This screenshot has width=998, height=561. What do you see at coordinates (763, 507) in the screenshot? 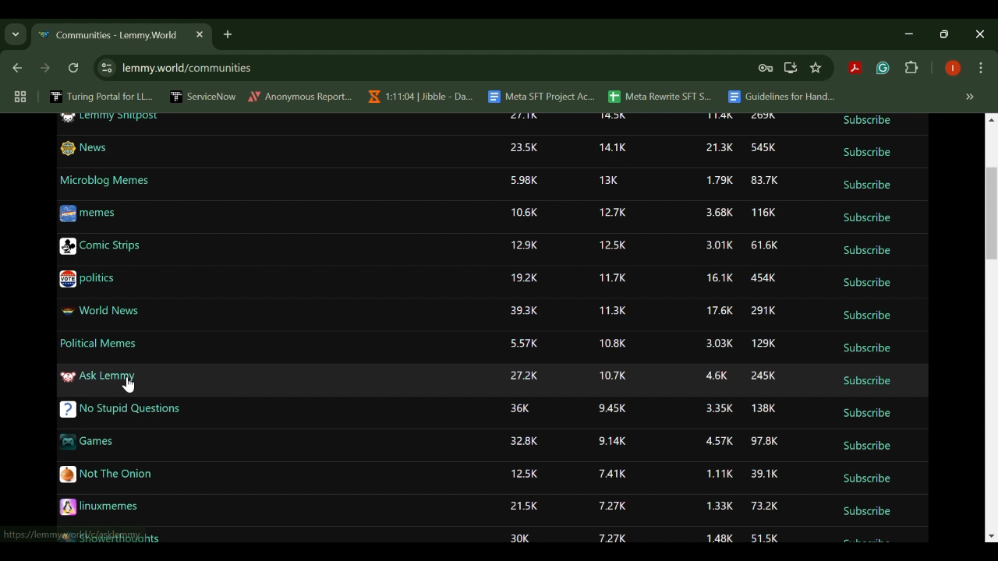
I see `73.2` at bounding box center [763, 507].